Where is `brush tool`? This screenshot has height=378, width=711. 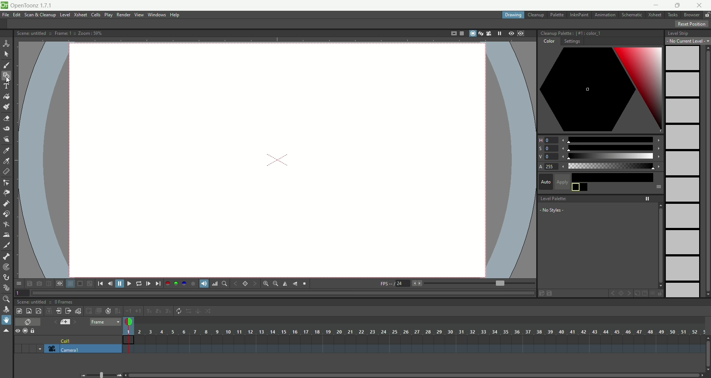
brush tool is located at coordinates (7, 66).